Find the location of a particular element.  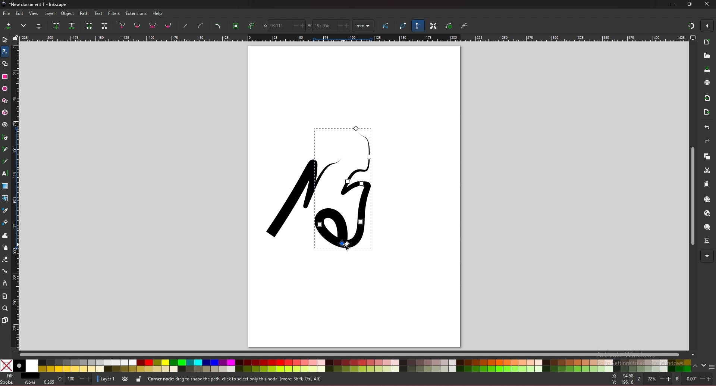

rotate is located at coordinates (694, 379).